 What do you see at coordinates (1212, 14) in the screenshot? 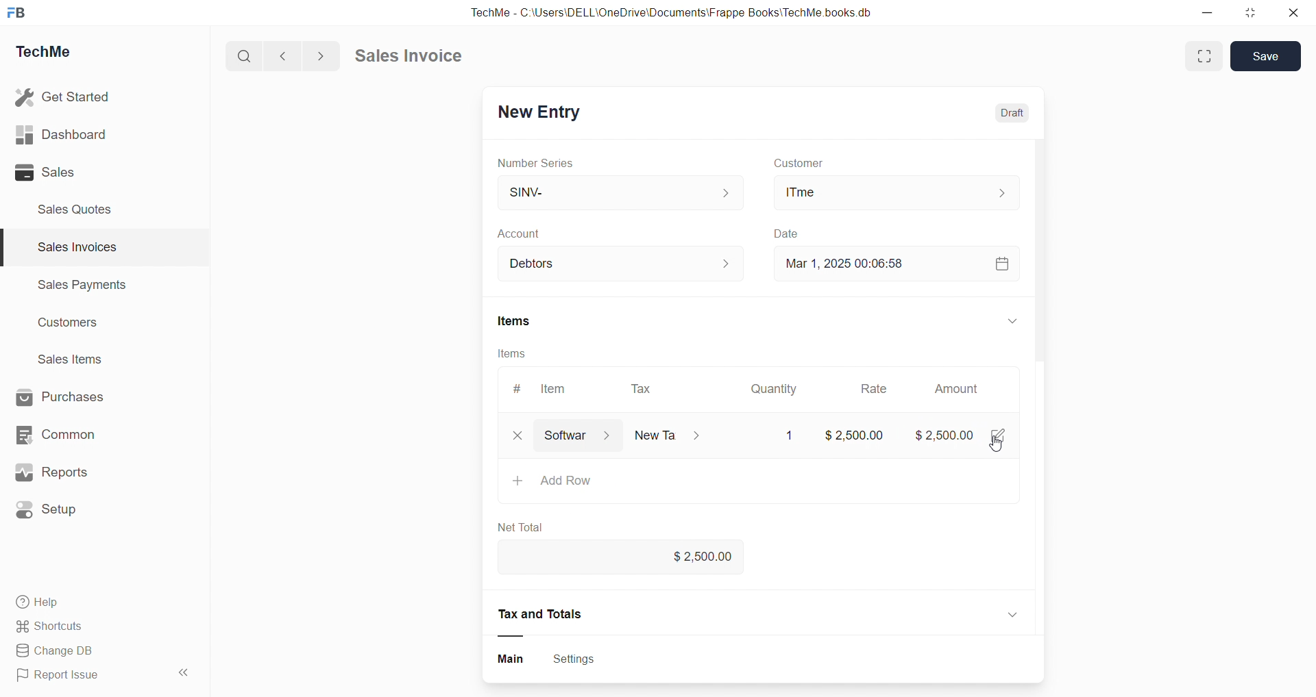
I see `Minimize` at bounding box center [1212, 14].